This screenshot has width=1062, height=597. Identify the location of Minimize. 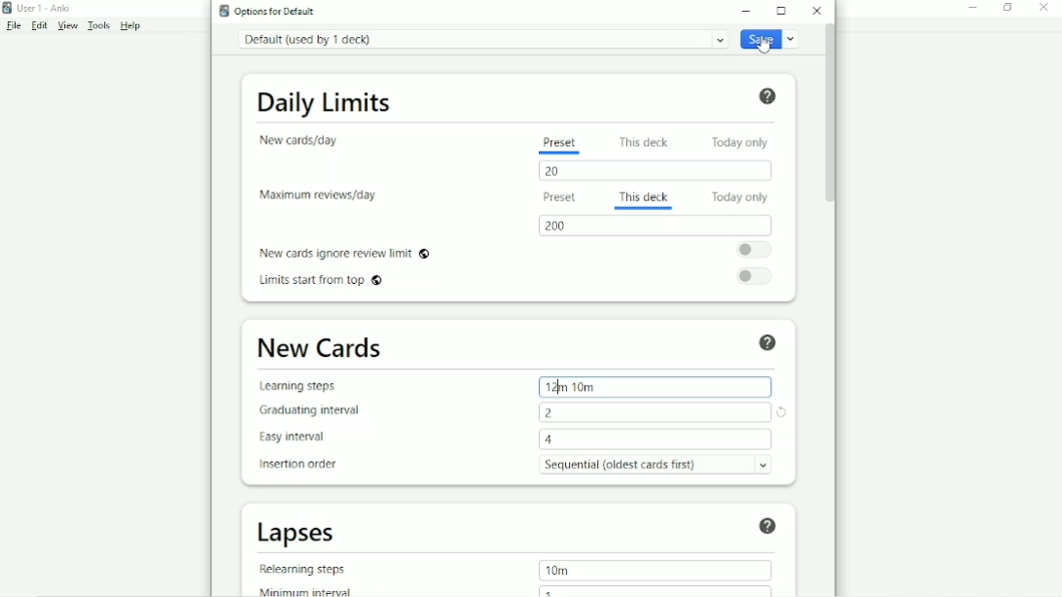
(750, 10).